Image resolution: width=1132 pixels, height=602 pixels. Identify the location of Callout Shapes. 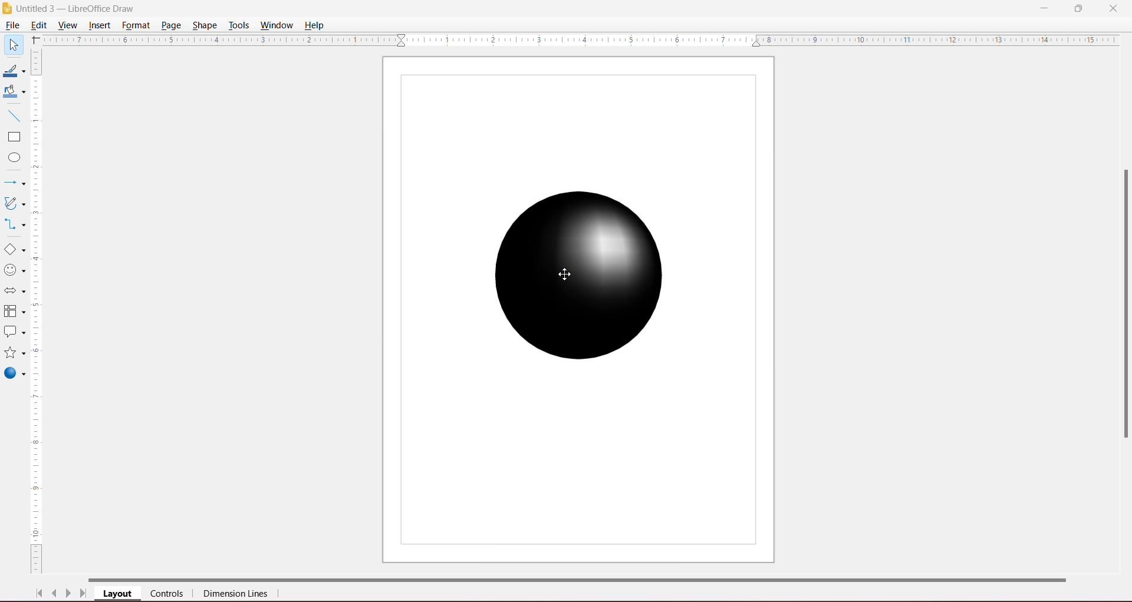
(14, 333).